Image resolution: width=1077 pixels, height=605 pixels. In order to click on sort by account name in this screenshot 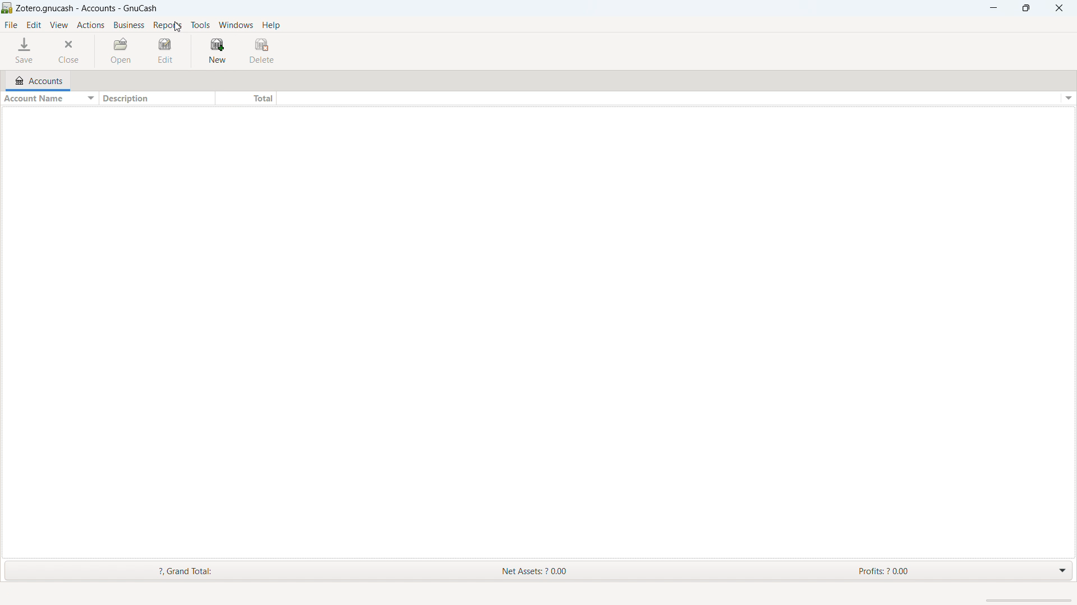, I will do `click(49, 98)`.